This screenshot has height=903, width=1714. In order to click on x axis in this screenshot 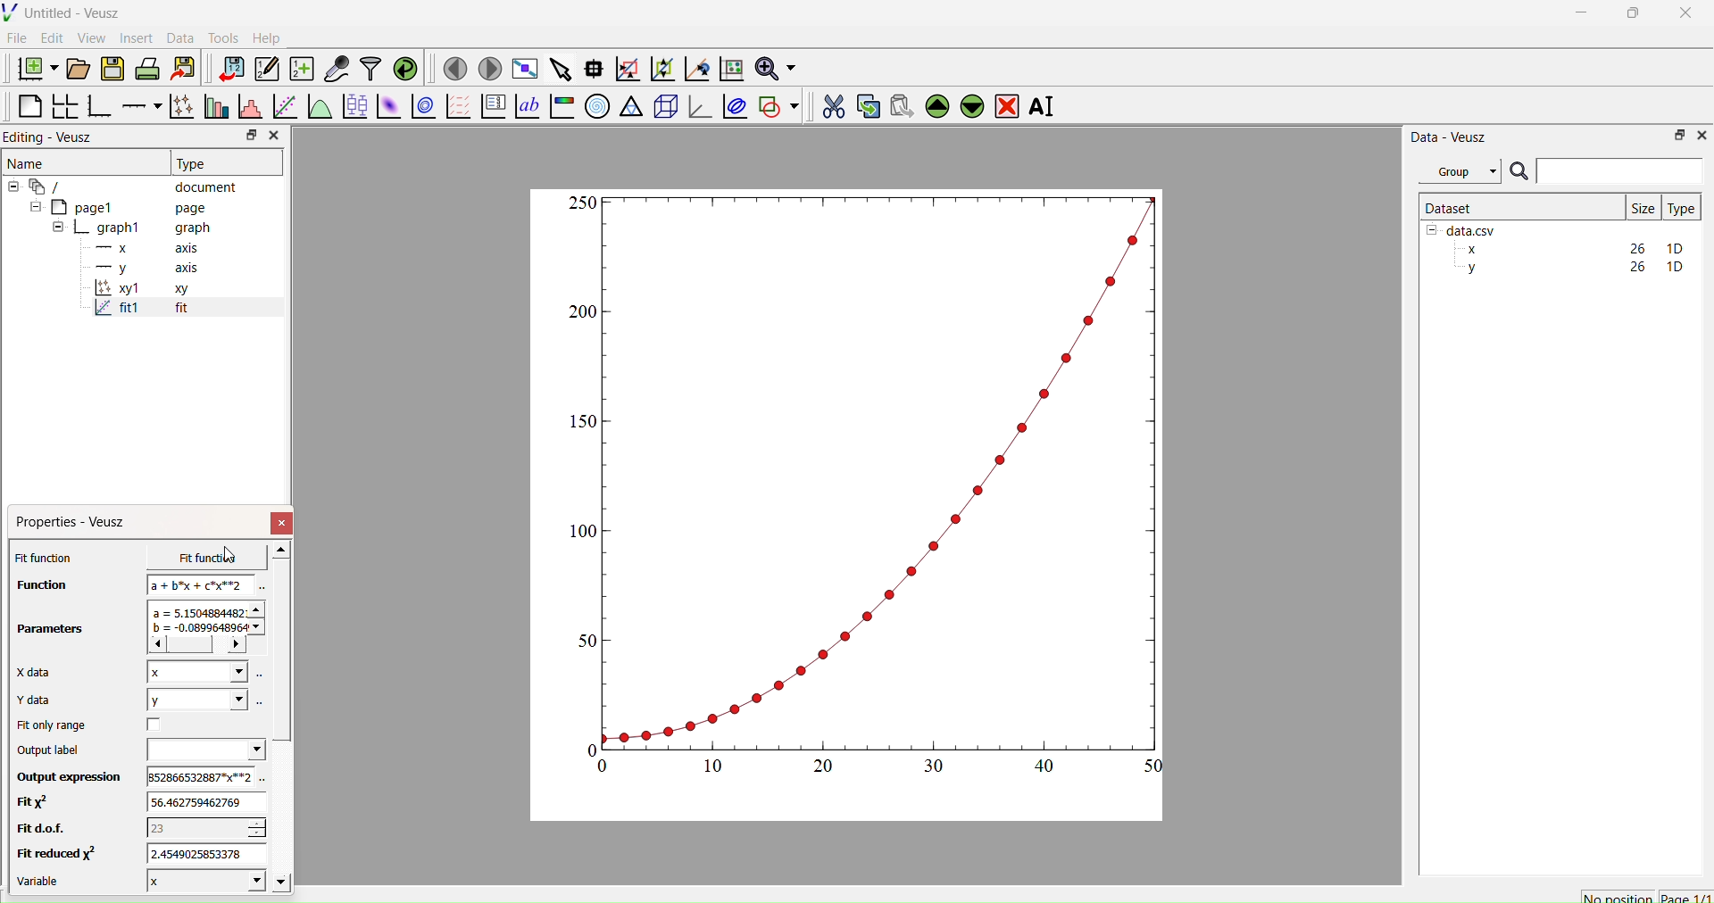, I will do `click(145, 246)`.